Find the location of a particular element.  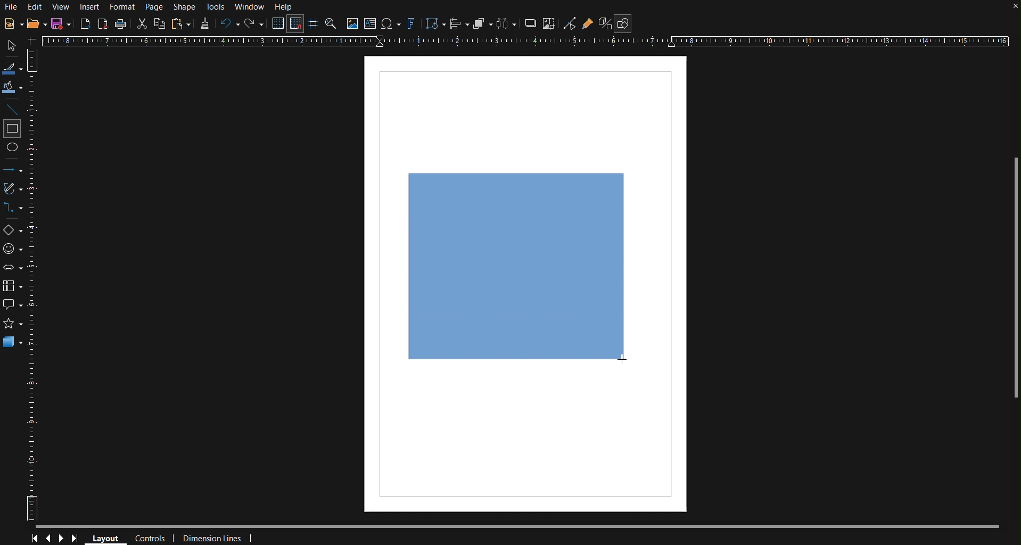

Format is located at coordinates (121, 7).